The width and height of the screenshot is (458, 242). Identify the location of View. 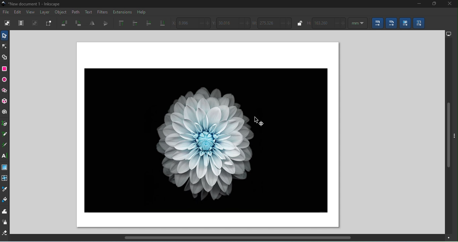
(31, 13).